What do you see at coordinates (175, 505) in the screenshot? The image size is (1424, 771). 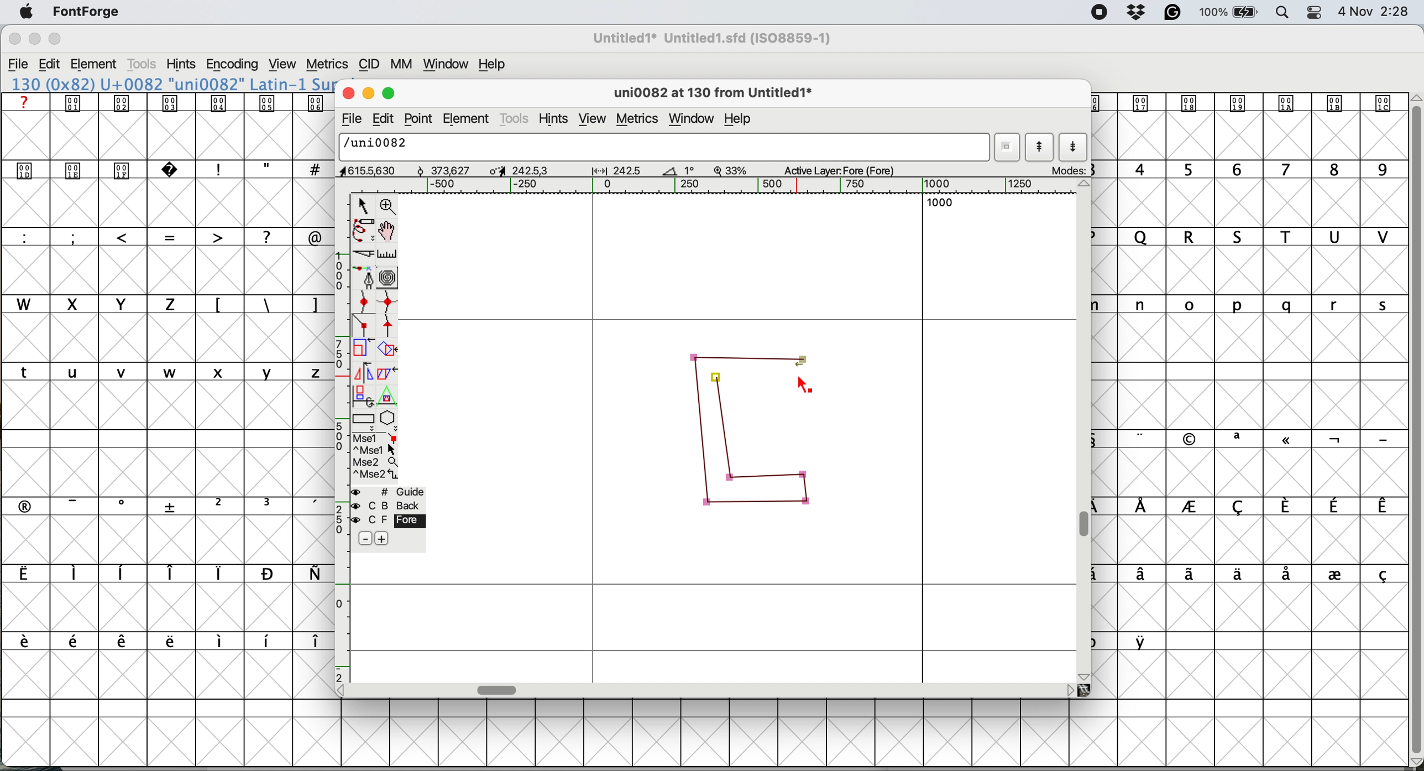 I see `symbols` at bounding box center [175, 505].